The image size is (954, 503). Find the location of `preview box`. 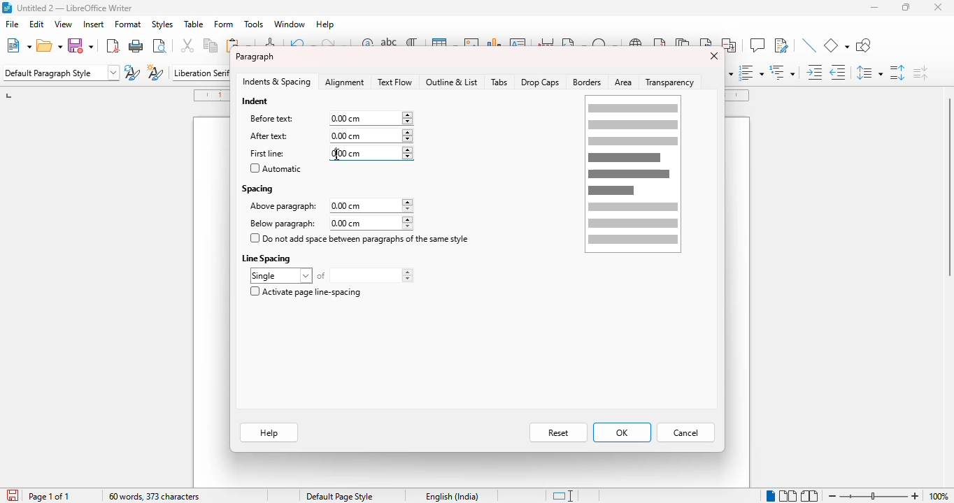

preview box is located at coordinates (633, 174).